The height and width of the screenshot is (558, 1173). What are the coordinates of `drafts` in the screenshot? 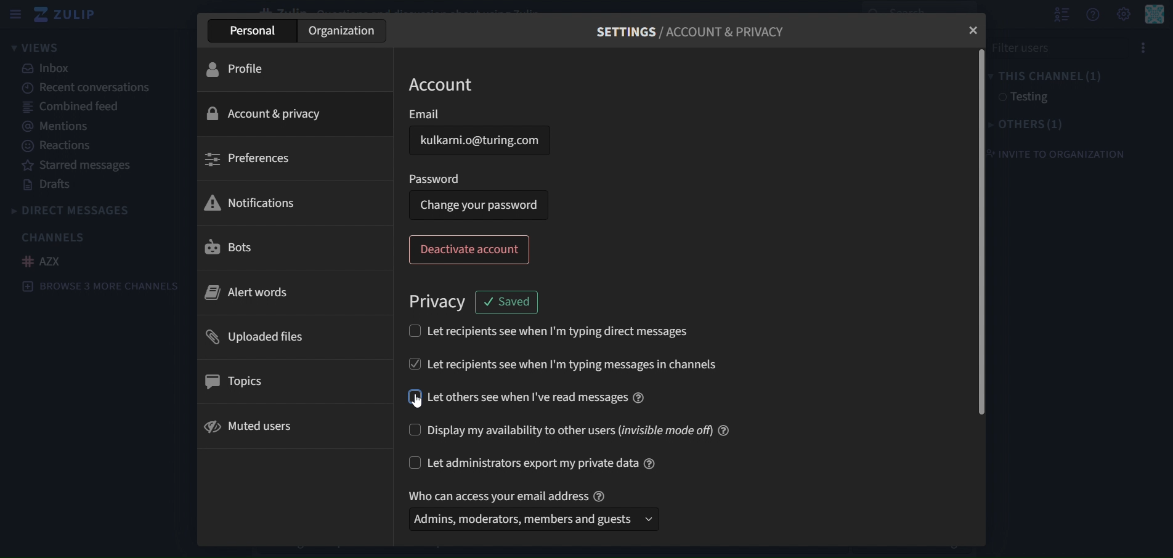 It's located at (46, 185).